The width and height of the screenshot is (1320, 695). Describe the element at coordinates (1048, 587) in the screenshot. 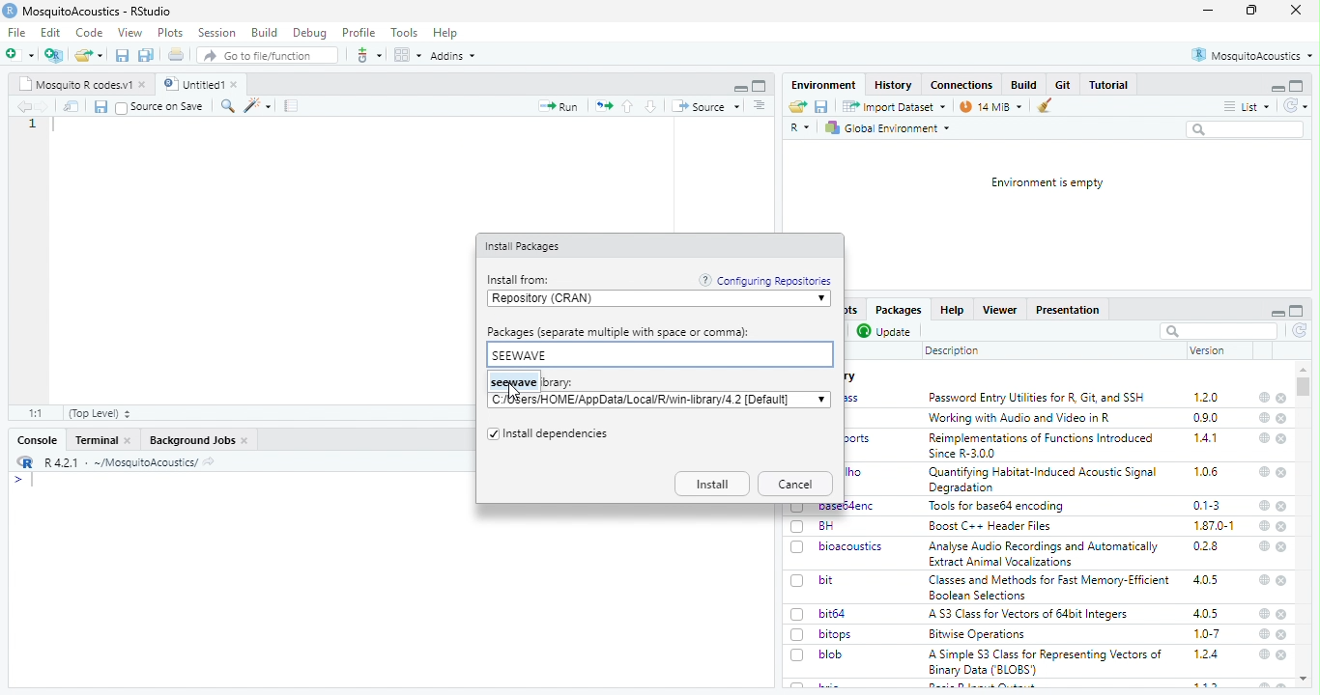

I see `Classes and Methods for Fast Memory-Efficient
[rrr —` at that location.